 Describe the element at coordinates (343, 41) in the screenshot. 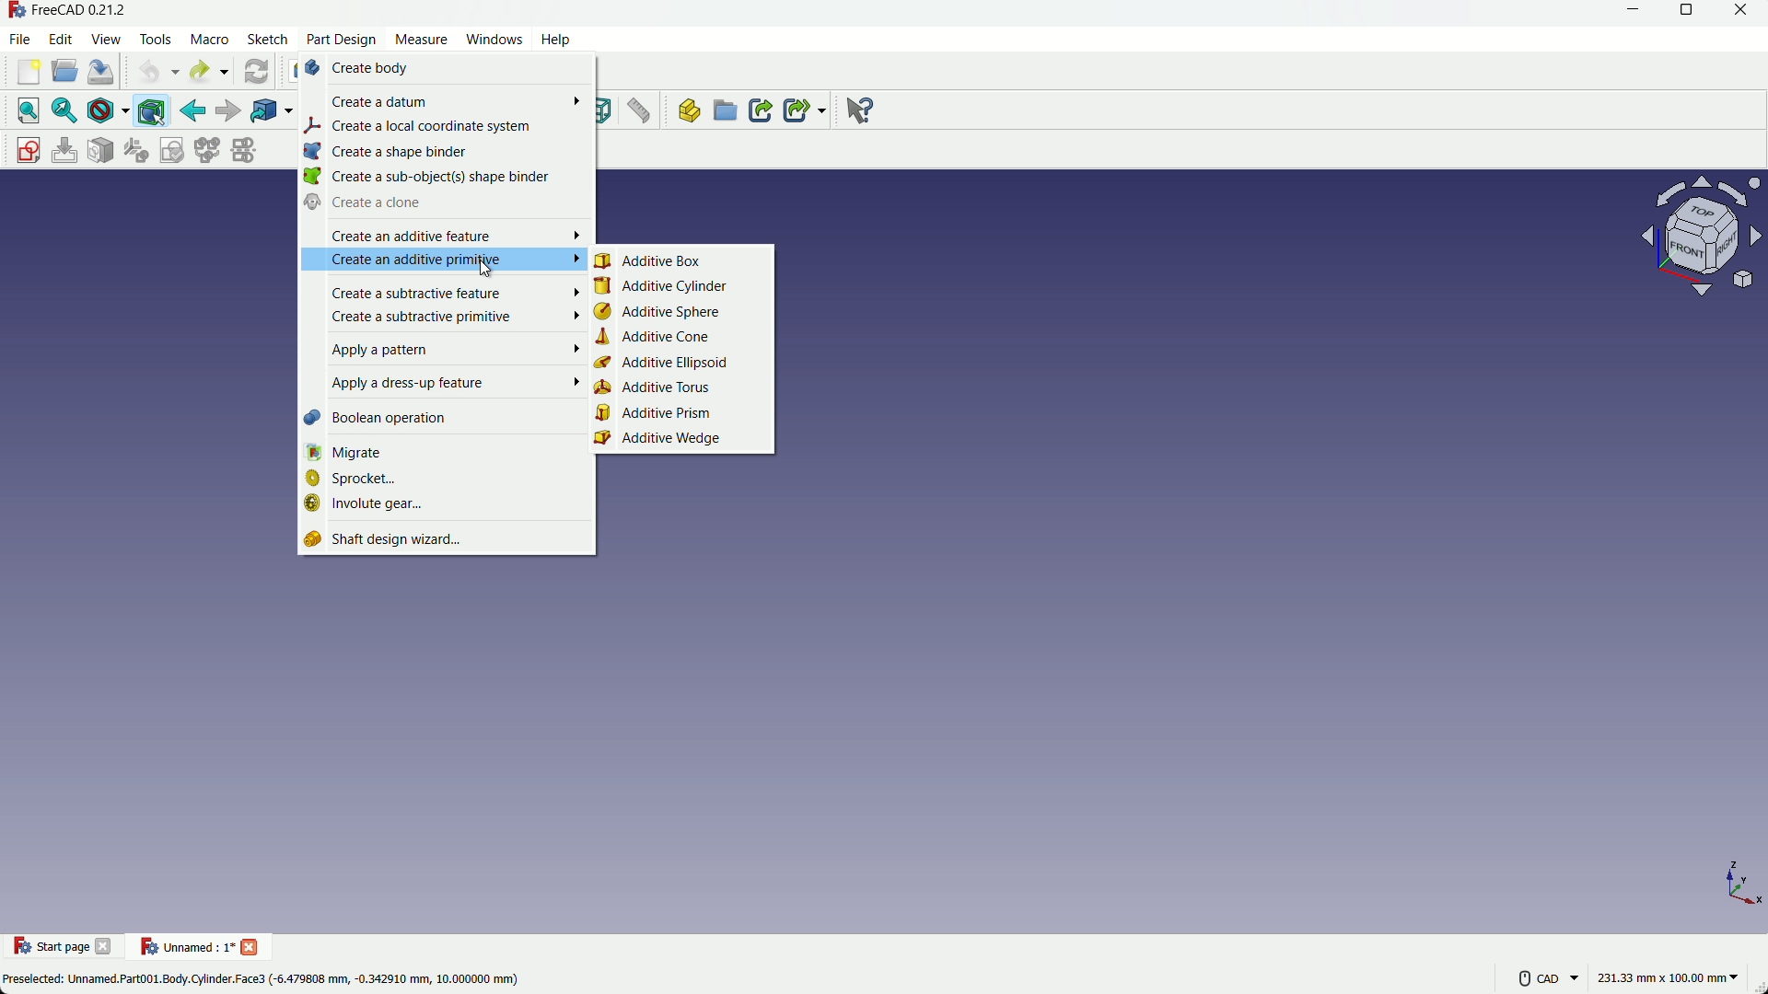

I see `part design menu` at that location.